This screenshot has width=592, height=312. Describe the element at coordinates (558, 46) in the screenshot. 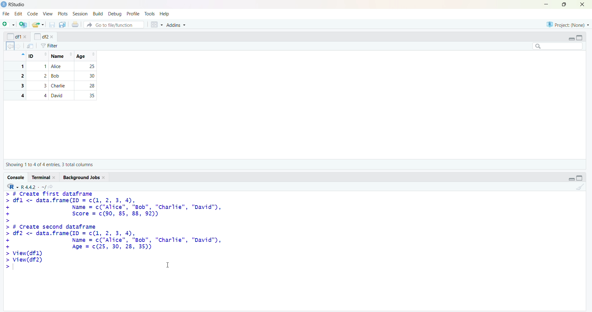

I see `searchbox` at that location.